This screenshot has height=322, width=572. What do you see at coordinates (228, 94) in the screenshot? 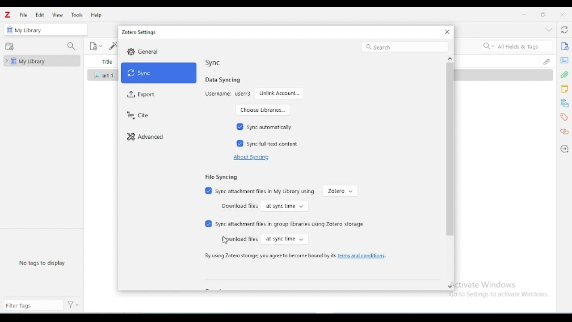
I see `username: user3` at bounding box center [228, 94].